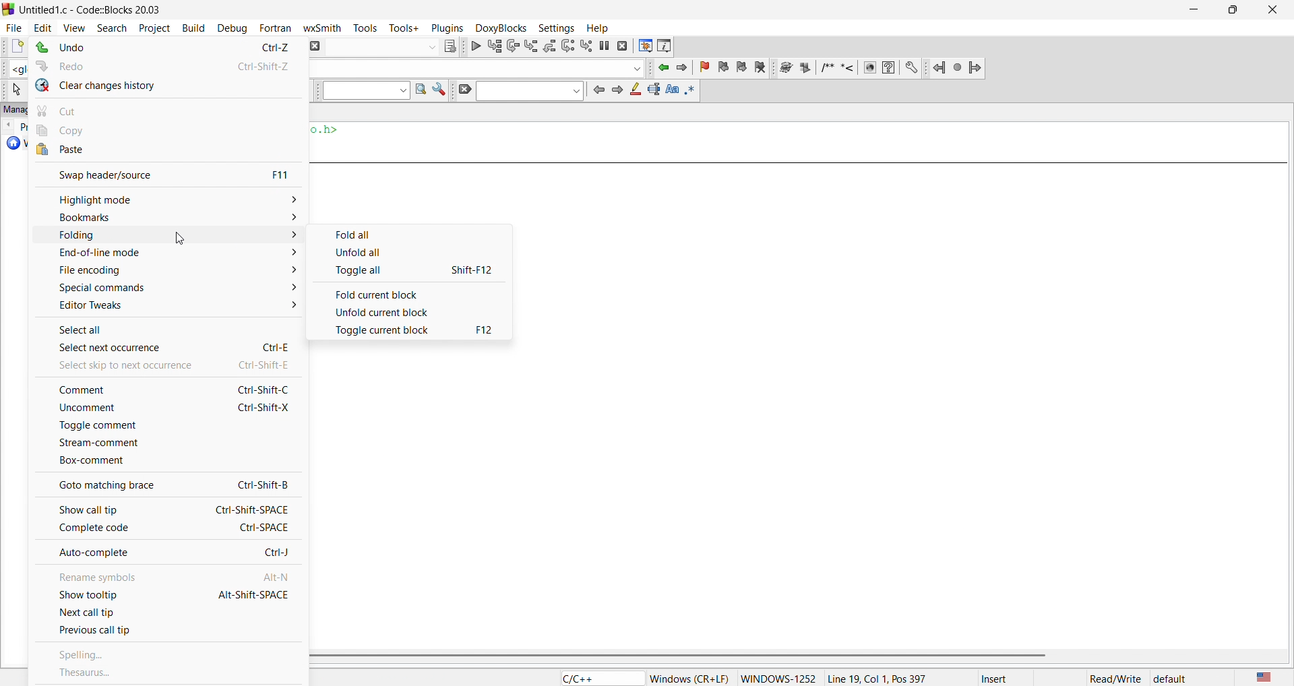  Describe the element at coordinates (163, 507) in the screenshot. I see `show call tip` at that location.